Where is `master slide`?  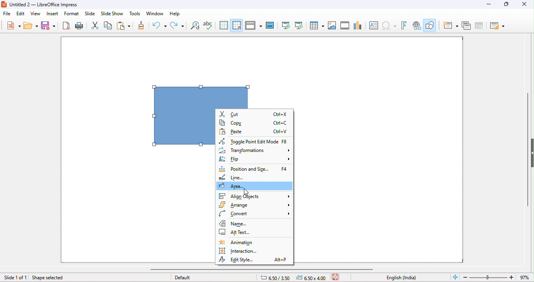
master slide is located at coordinates (270, 25).